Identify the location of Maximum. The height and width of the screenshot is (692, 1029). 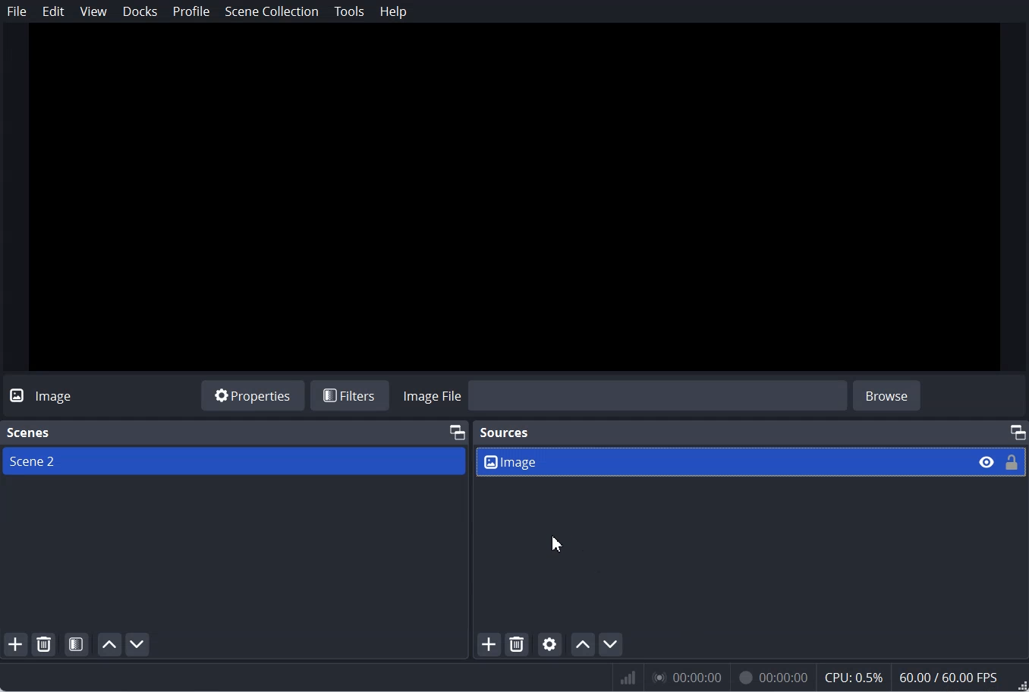
(457, 432).